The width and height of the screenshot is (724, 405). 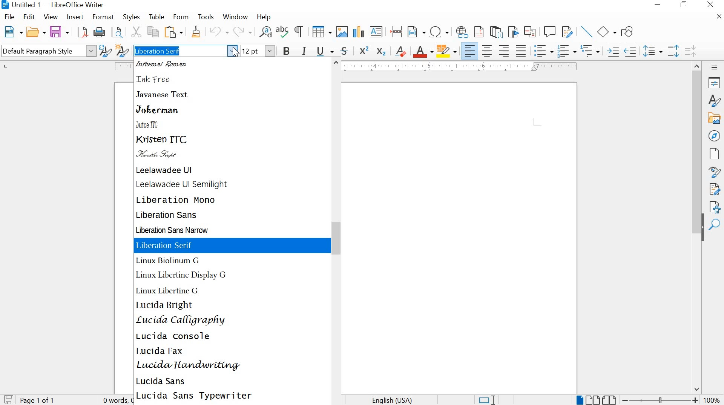 What do you see at coordinates (188, 367) in the screenshot?
I see `LUCIDA HANDQRITING` at bounding box center [188, 367].